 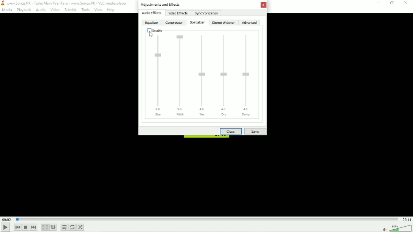 I want to click on Close, so click(x=264, y=5).